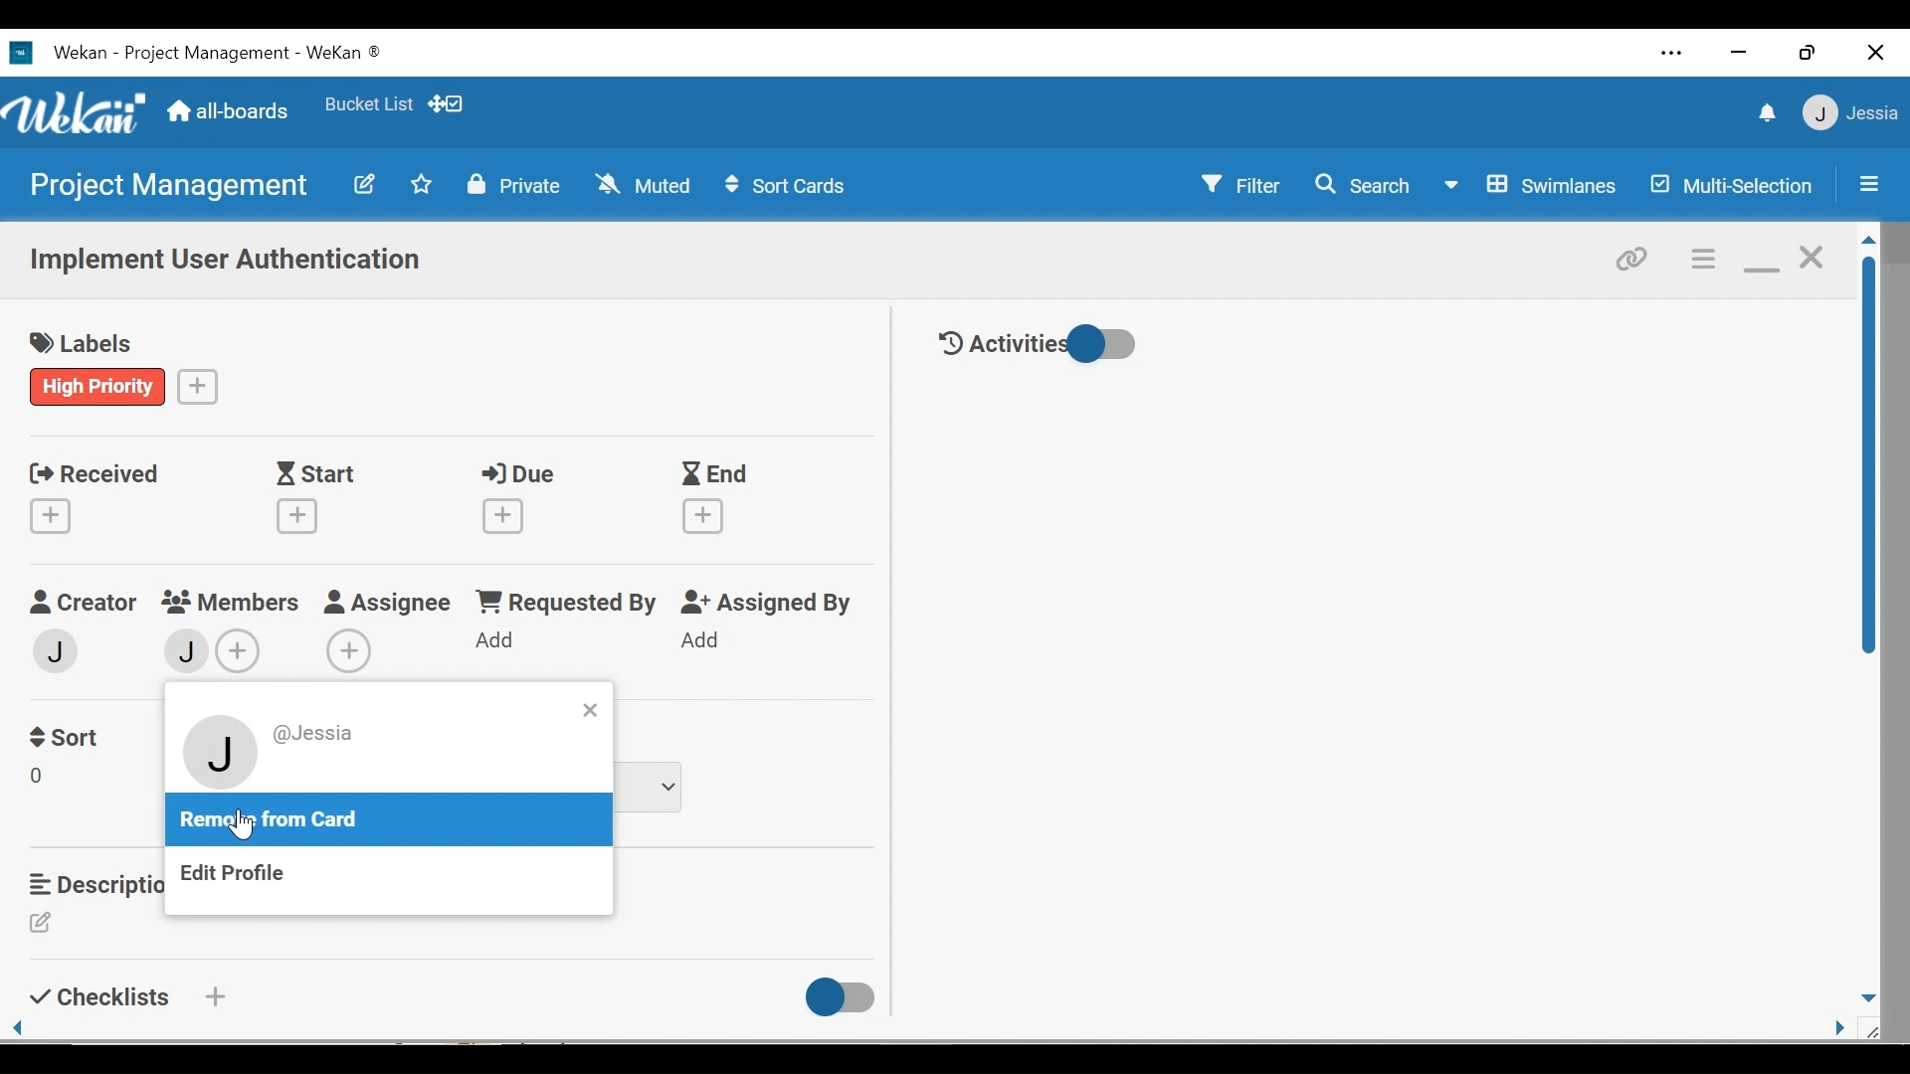 The image size is (1910, 1074). Describe the element at coordinates (41, 923) in the screenshot. I see `edit` at that location.